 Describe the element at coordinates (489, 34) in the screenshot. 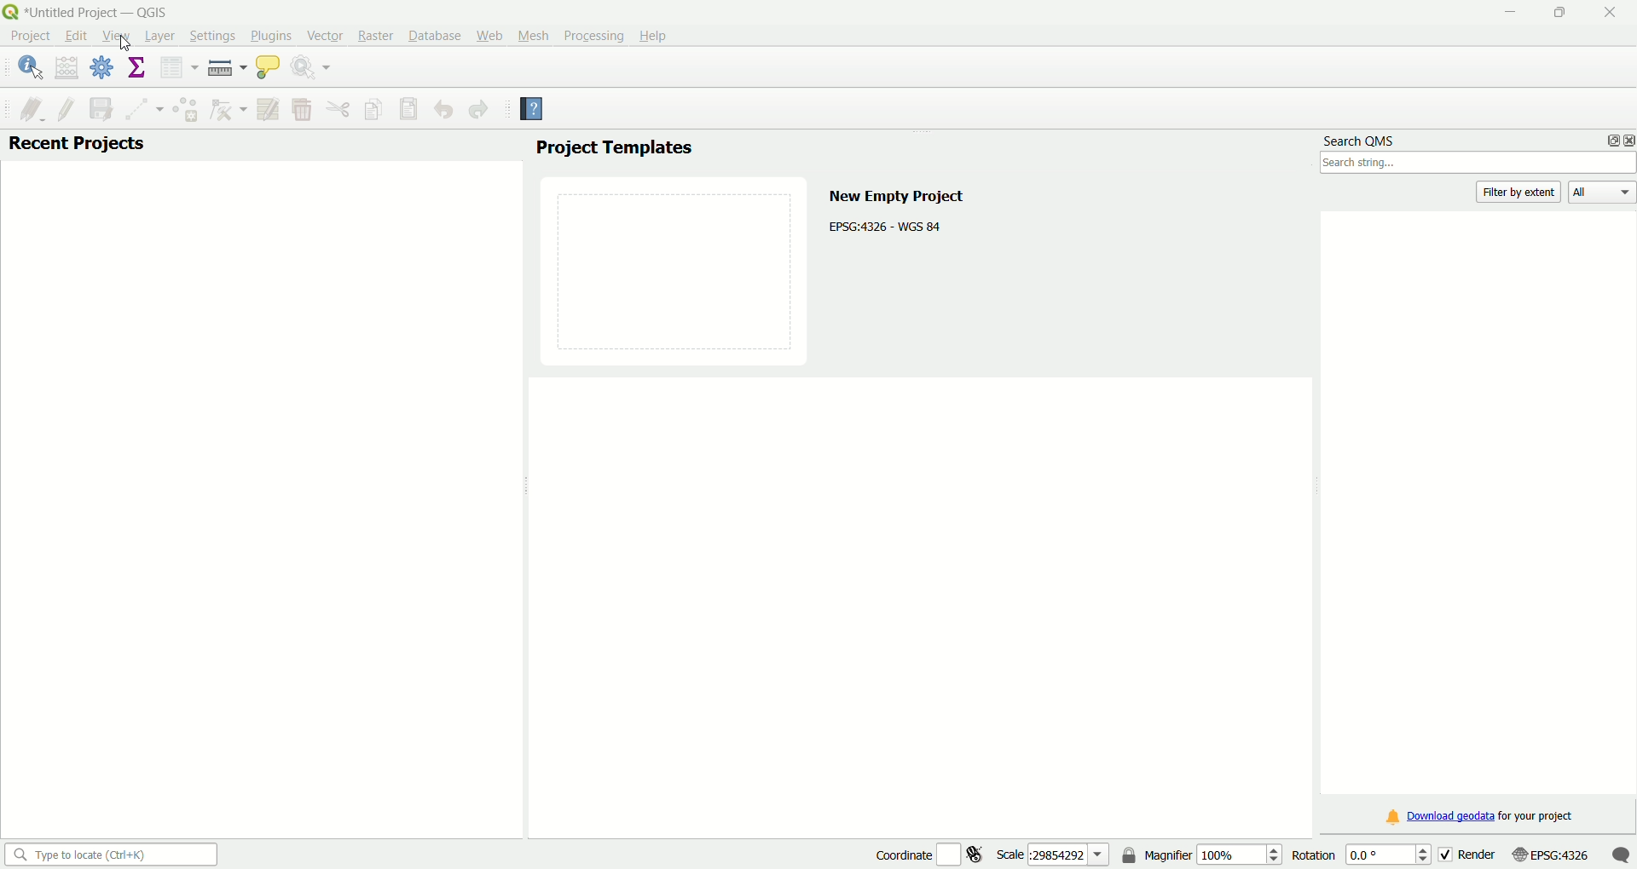

I see `Web` at that location.